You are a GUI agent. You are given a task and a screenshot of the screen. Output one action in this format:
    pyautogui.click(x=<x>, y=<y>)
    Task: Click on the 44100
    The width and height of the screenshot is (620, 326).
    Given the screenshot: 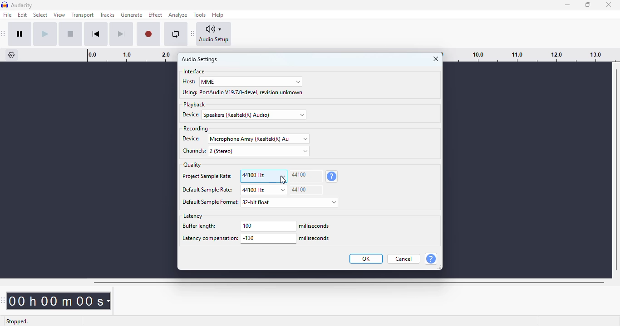 What is the action you would take?
    pyautogui.click(x=306, y=190)
    